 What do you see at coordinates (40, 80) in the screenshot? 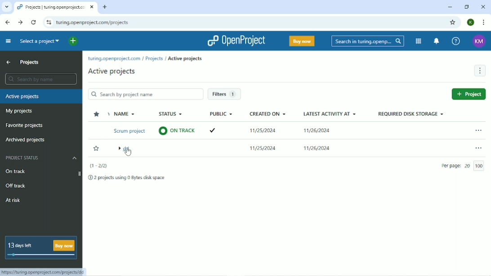
I see `Search by name` at bounding box center [40, 80].